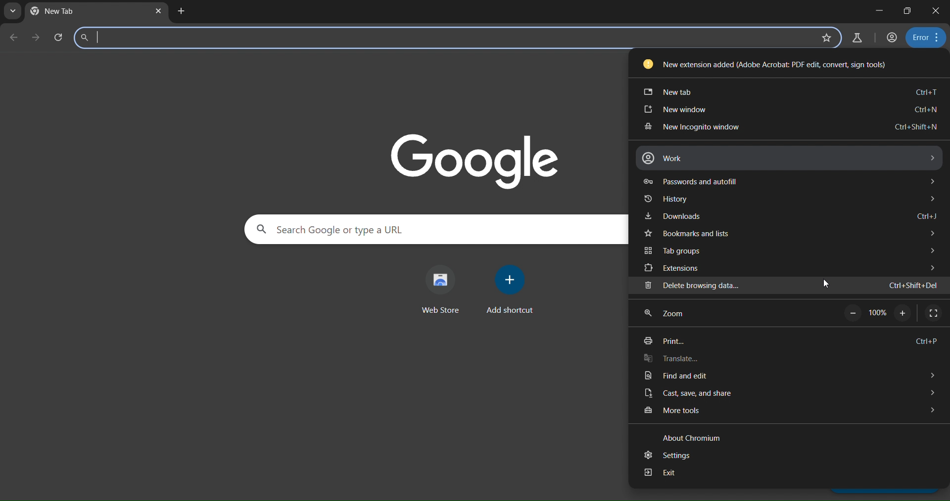 Image resolution: width=950 pixels, height=501 pixels. Describe the element at coordinates (795, 109) in the screenshot. I see `new window` at that location.